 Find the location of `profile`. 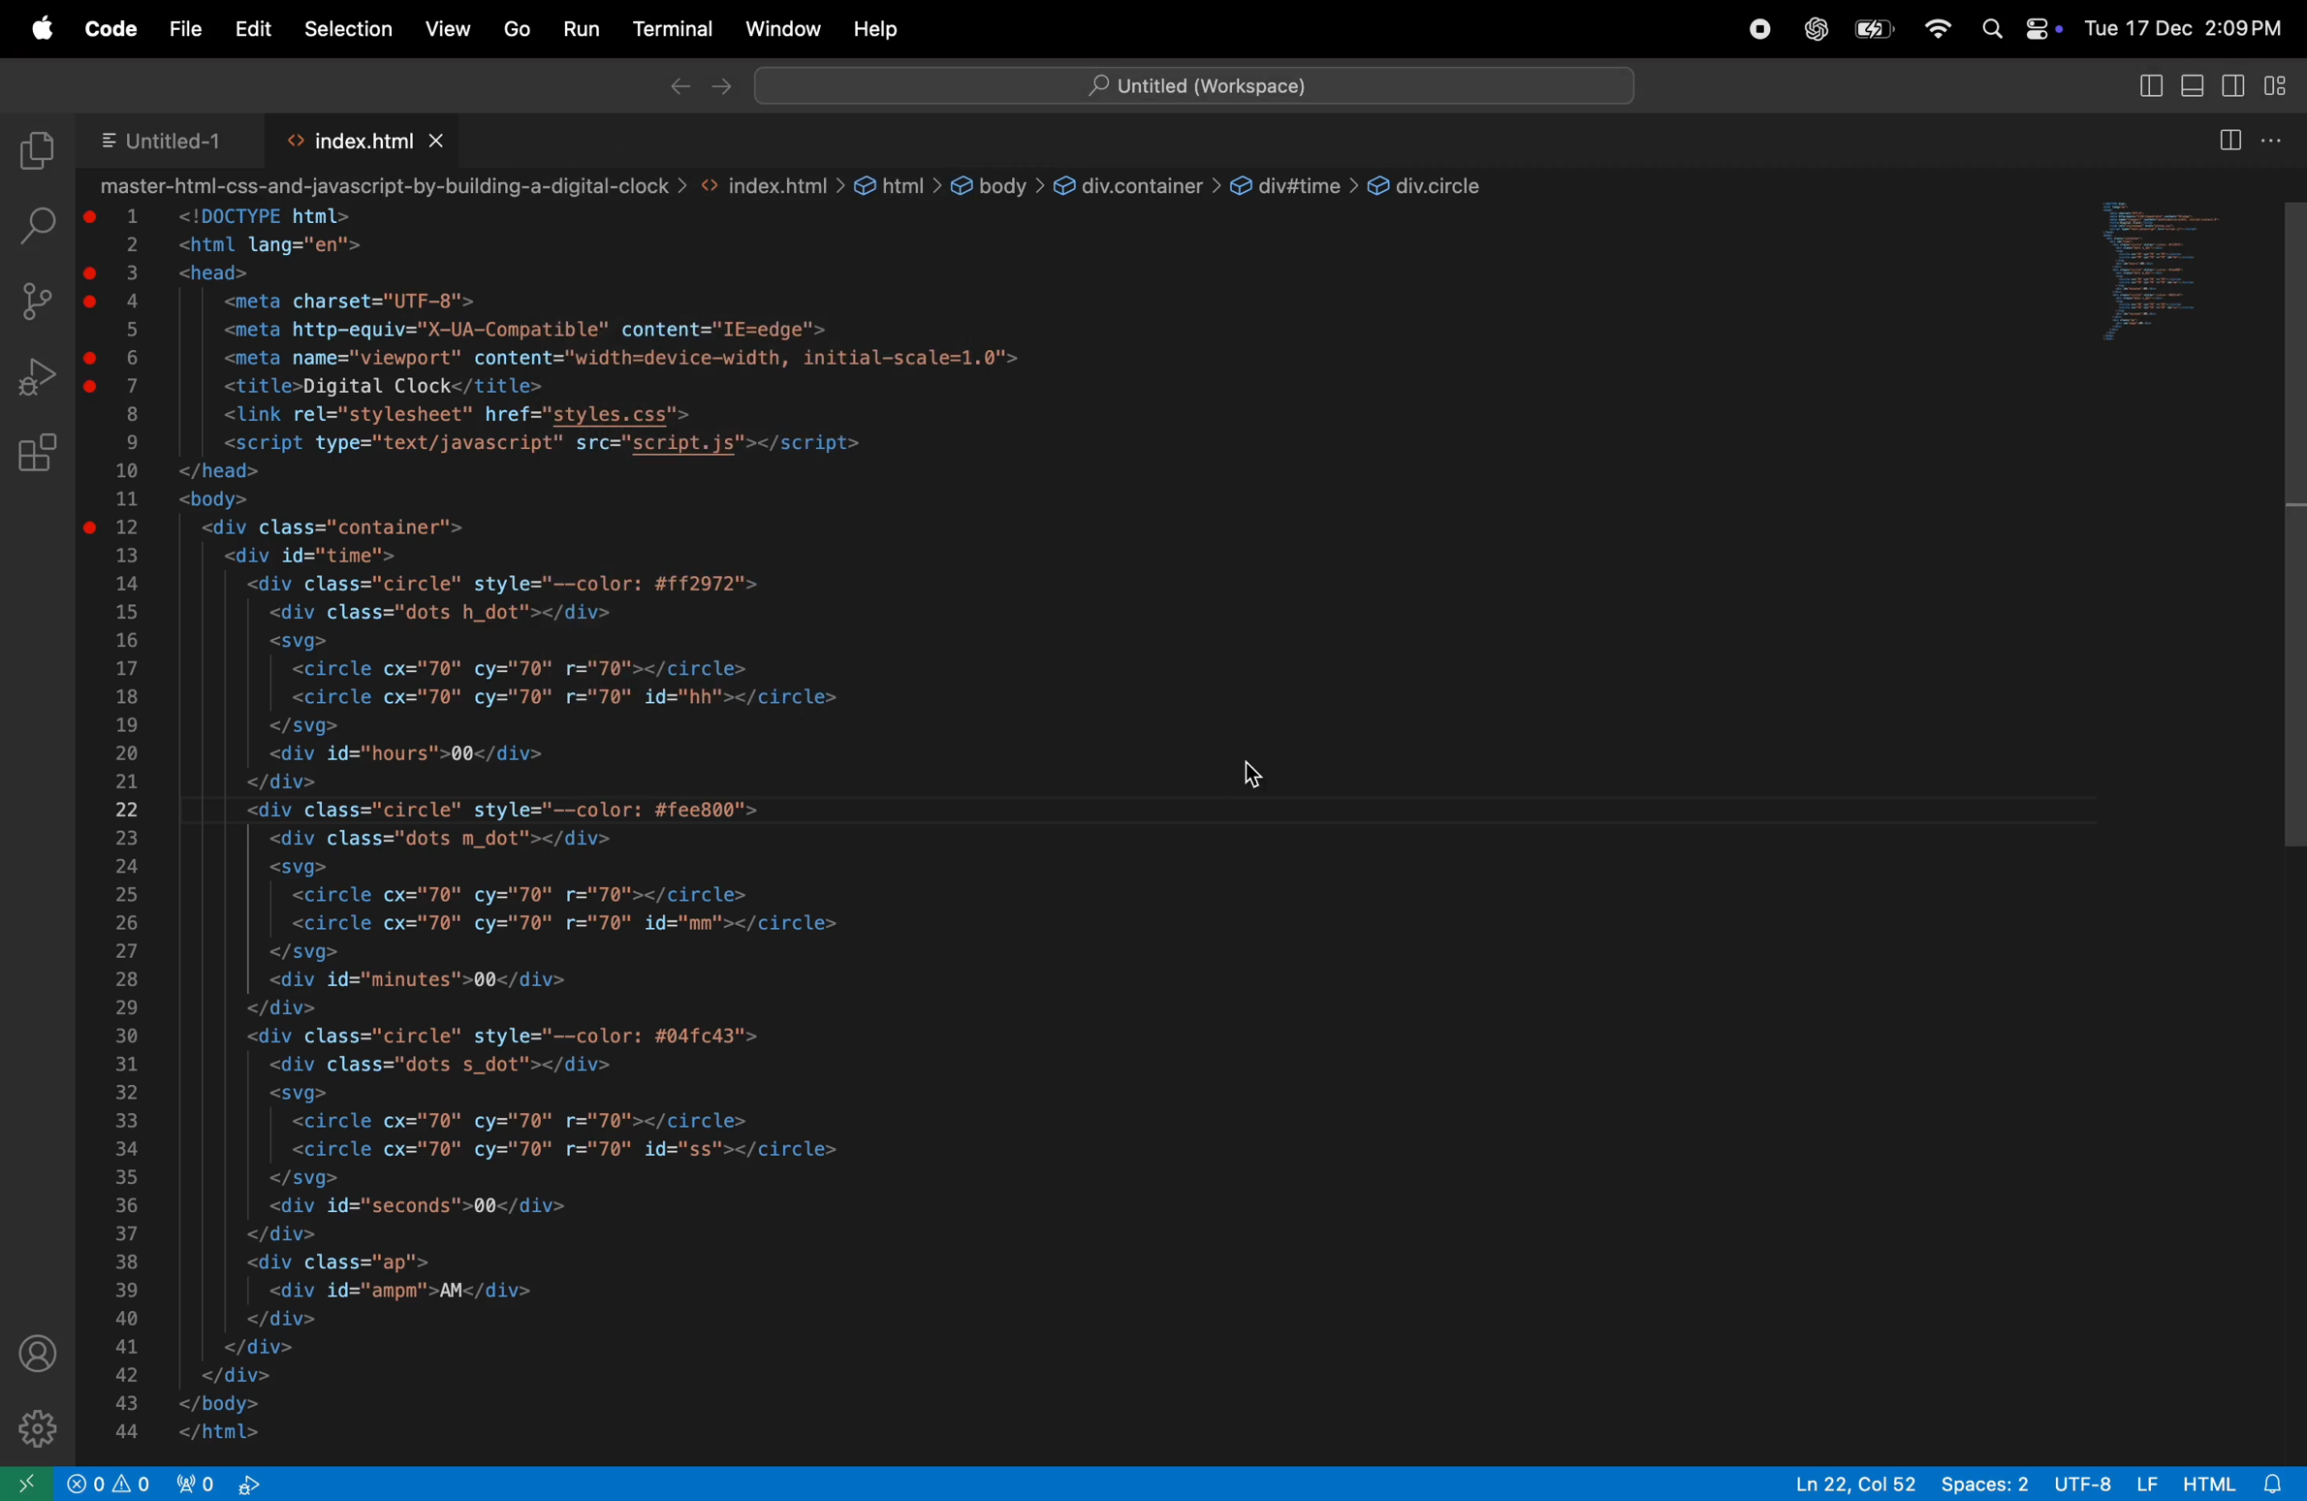

profile is located at coordinates (41, 1355).